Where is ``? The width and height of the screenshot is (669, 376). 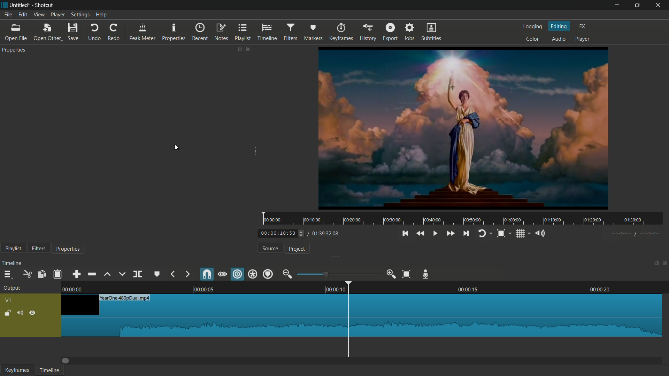
 is located at coordinates (296, 249).